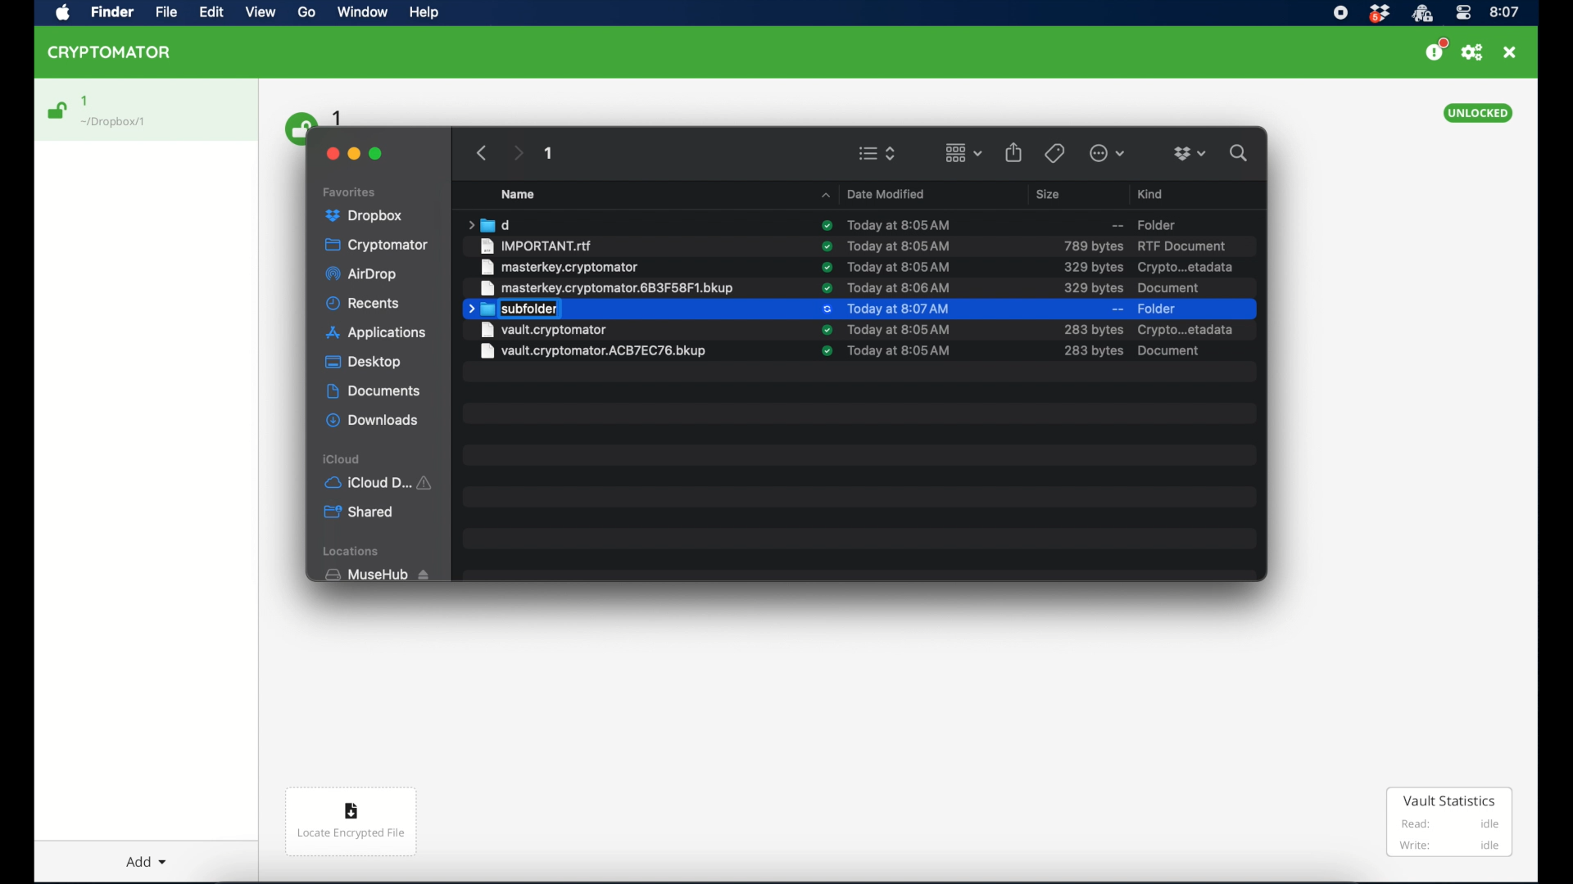 Image resolution: width=1573 pixels, height=884 pixels. I want to click on Add dropdown, so click(150, 855).